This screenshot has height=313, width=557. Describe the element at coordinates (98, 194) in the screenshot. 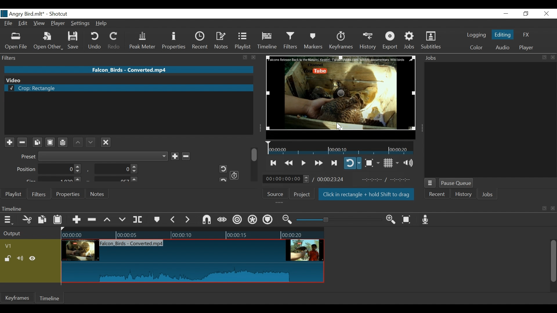

I see `Notes` at that location.